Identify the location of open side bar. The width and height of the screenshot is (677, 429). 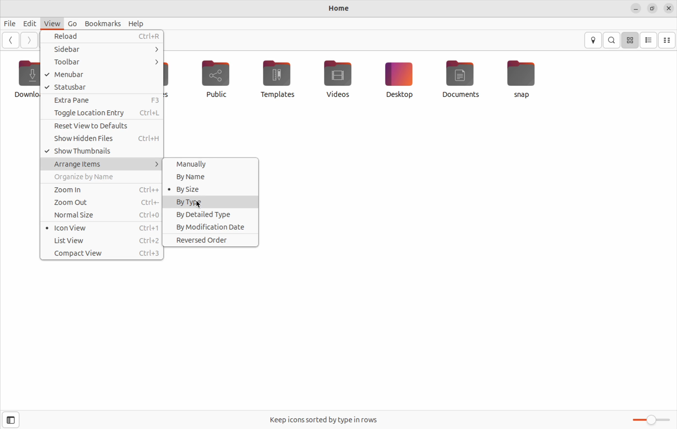
(11, 420).